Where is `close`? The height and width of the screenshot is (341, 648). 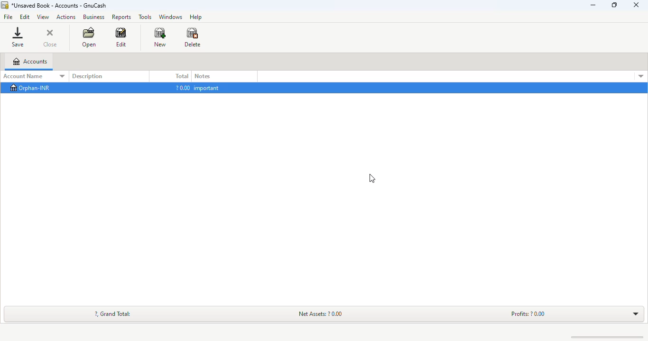 close is located at coordinates (50, 38).